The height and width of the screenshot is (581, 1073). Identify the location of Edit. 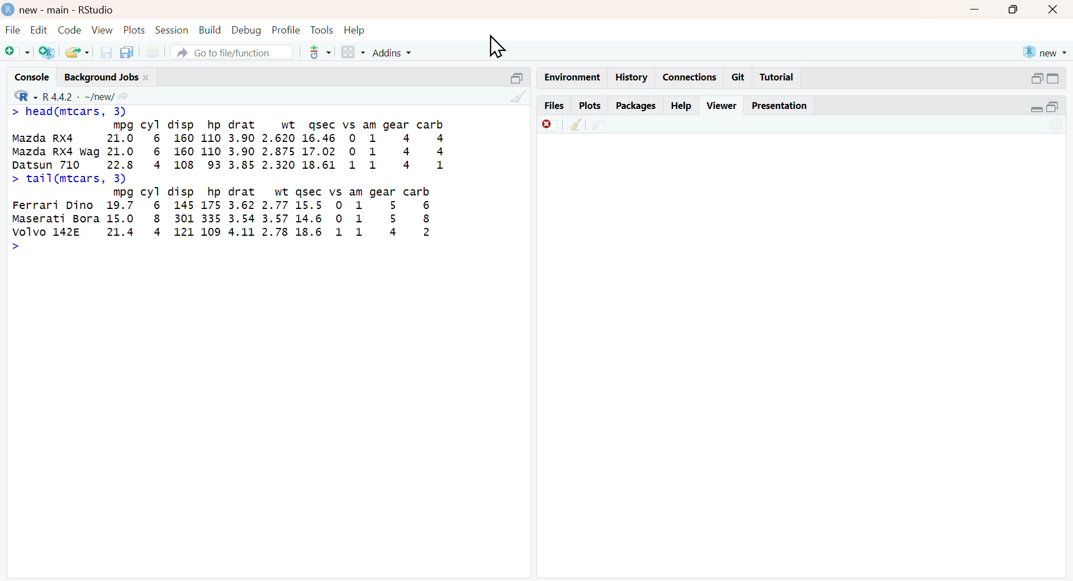
(37, 28).